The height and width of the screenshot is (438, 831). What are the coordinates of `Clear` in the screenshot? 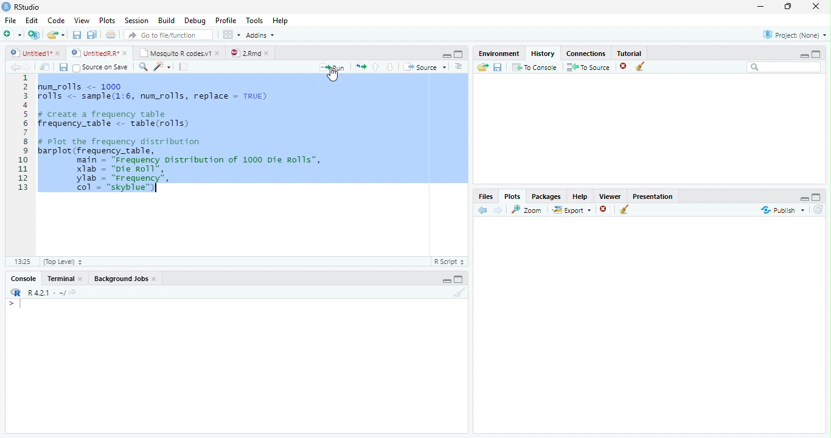 It's located at (459, 292).